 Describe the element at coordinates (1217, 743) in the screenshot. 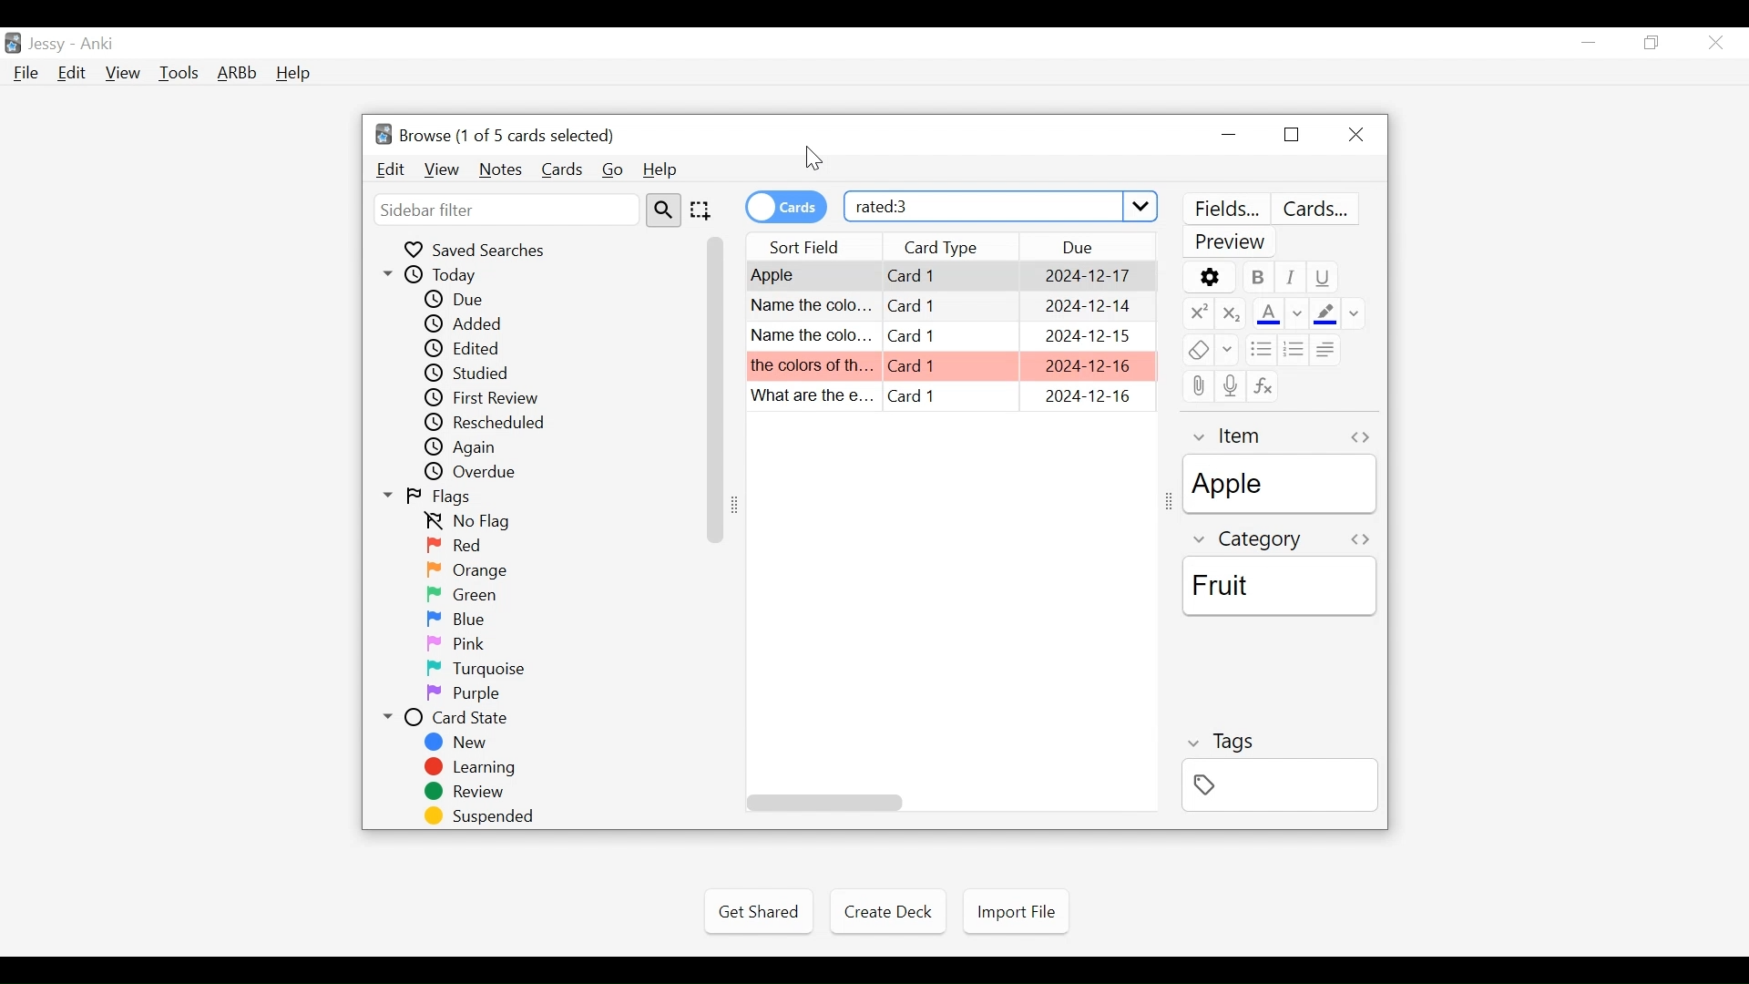

I see `Tags` at that location.